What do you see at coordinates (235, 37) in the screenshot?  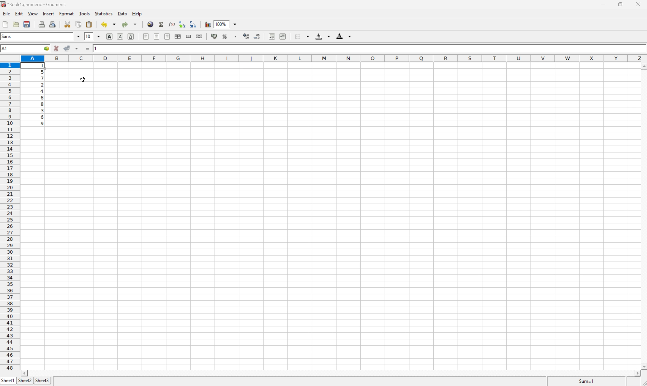 I see `Set the format of the selected cells to include a thousands separator` at bounding box center [235, 37].